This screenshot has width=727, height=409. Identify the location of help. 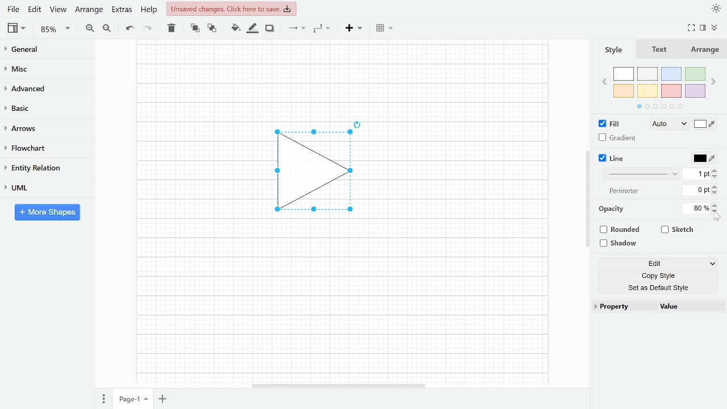
(150, 9).